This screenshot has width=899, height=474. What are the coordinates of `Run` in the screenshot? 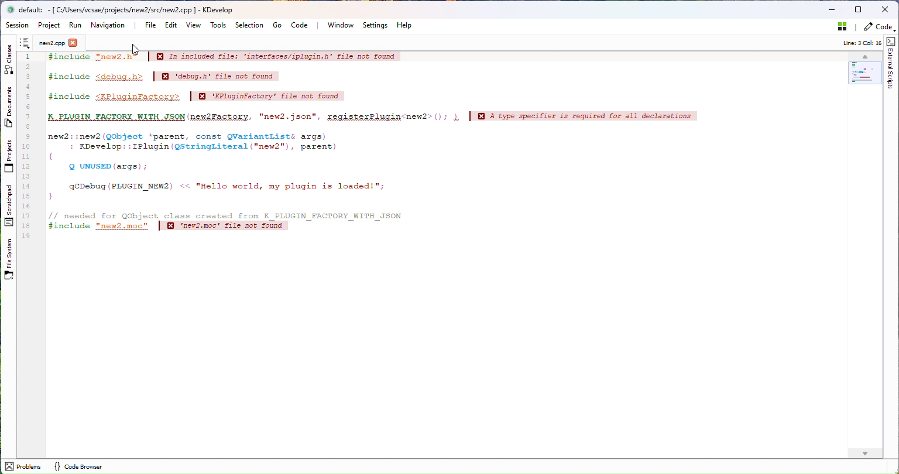 It's located at (76, 26).